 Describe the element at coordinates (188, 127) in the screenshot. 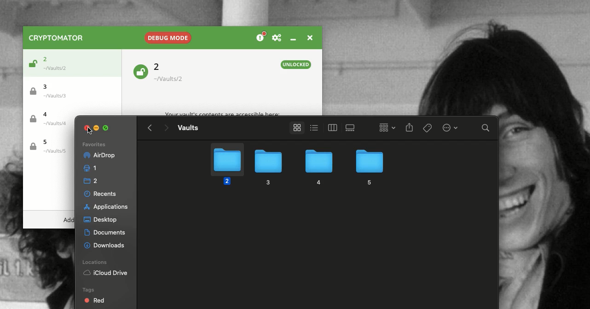

I see `Vaults` at that location.